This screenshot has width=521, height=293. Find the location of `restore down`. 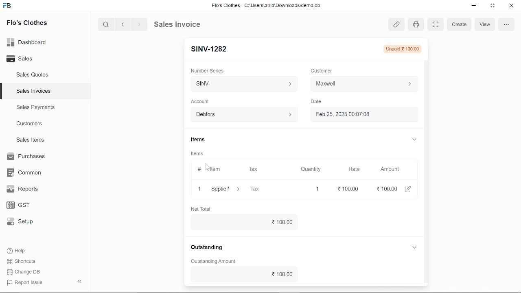

restore down is located at coordinates (491, 5).